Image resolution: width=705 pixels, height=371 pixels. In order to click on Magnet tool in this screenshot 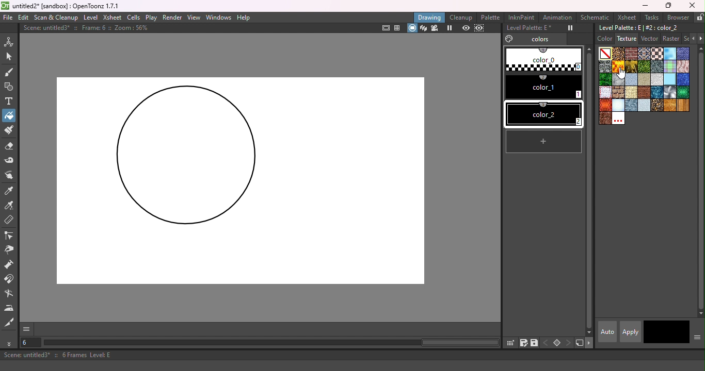, I will do `click(9, 280)`.